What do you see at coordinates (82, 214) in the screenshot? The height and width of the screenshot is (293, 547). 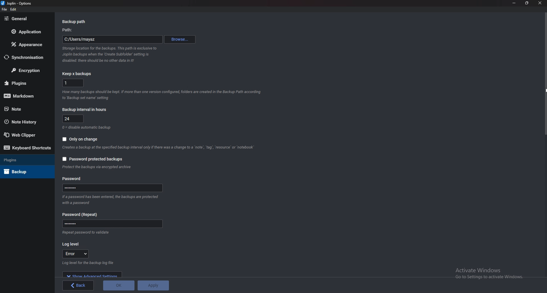 I see `Password` at bounding box center [82, 214].